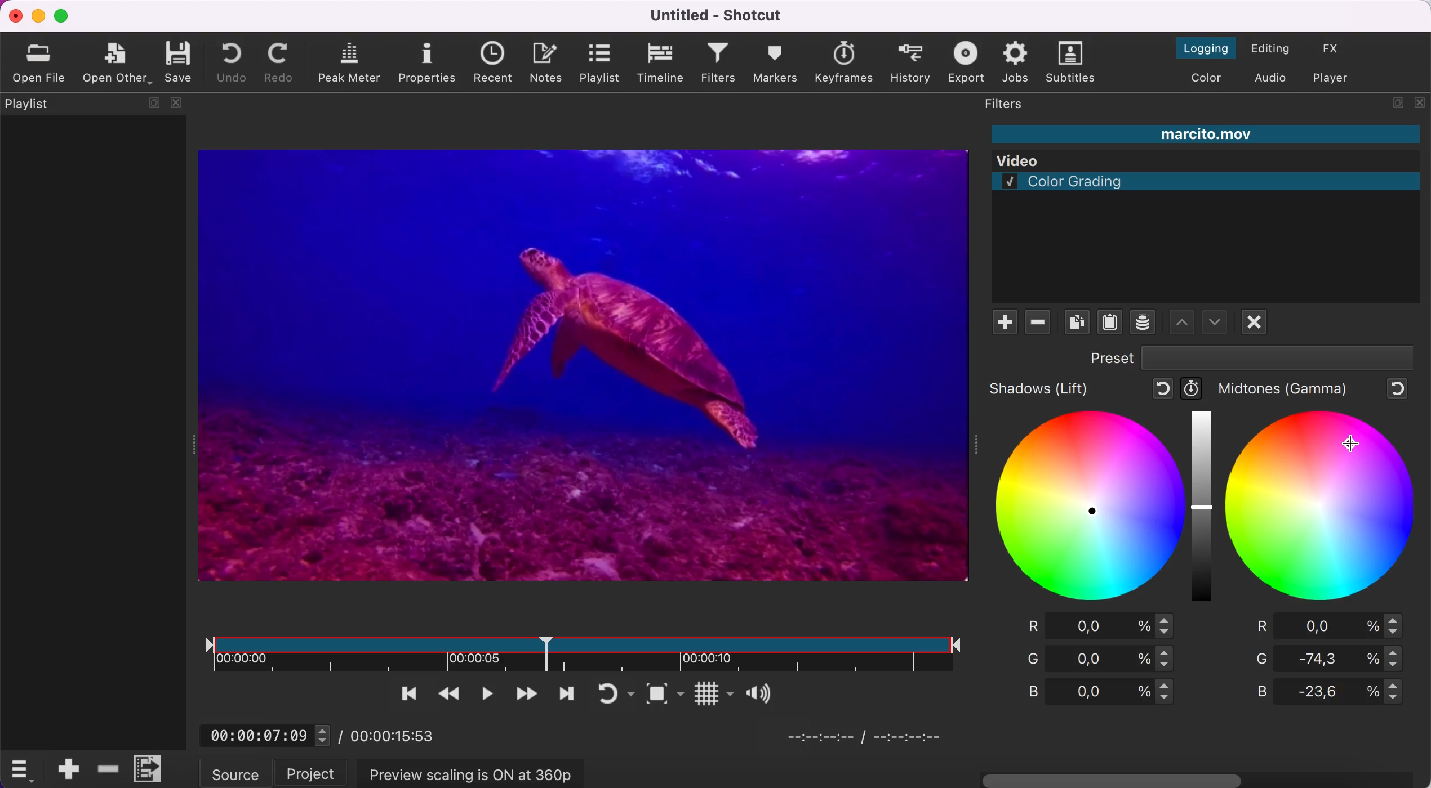 The width and height of the screenshot is (1431, 788). I want to click on paste filters, so click(1111, 324).